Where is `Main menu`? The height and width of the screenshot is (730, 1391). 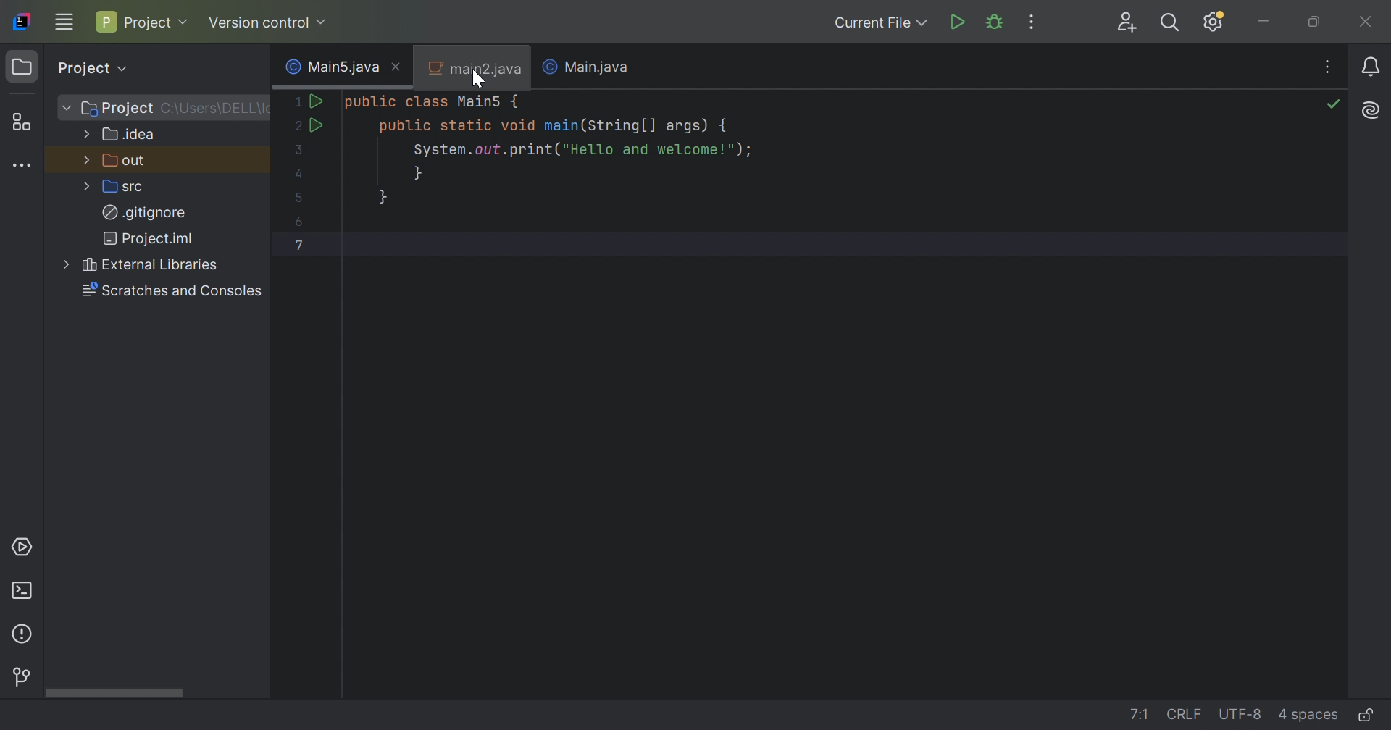
Main menu is located at coordinates (62, 23).